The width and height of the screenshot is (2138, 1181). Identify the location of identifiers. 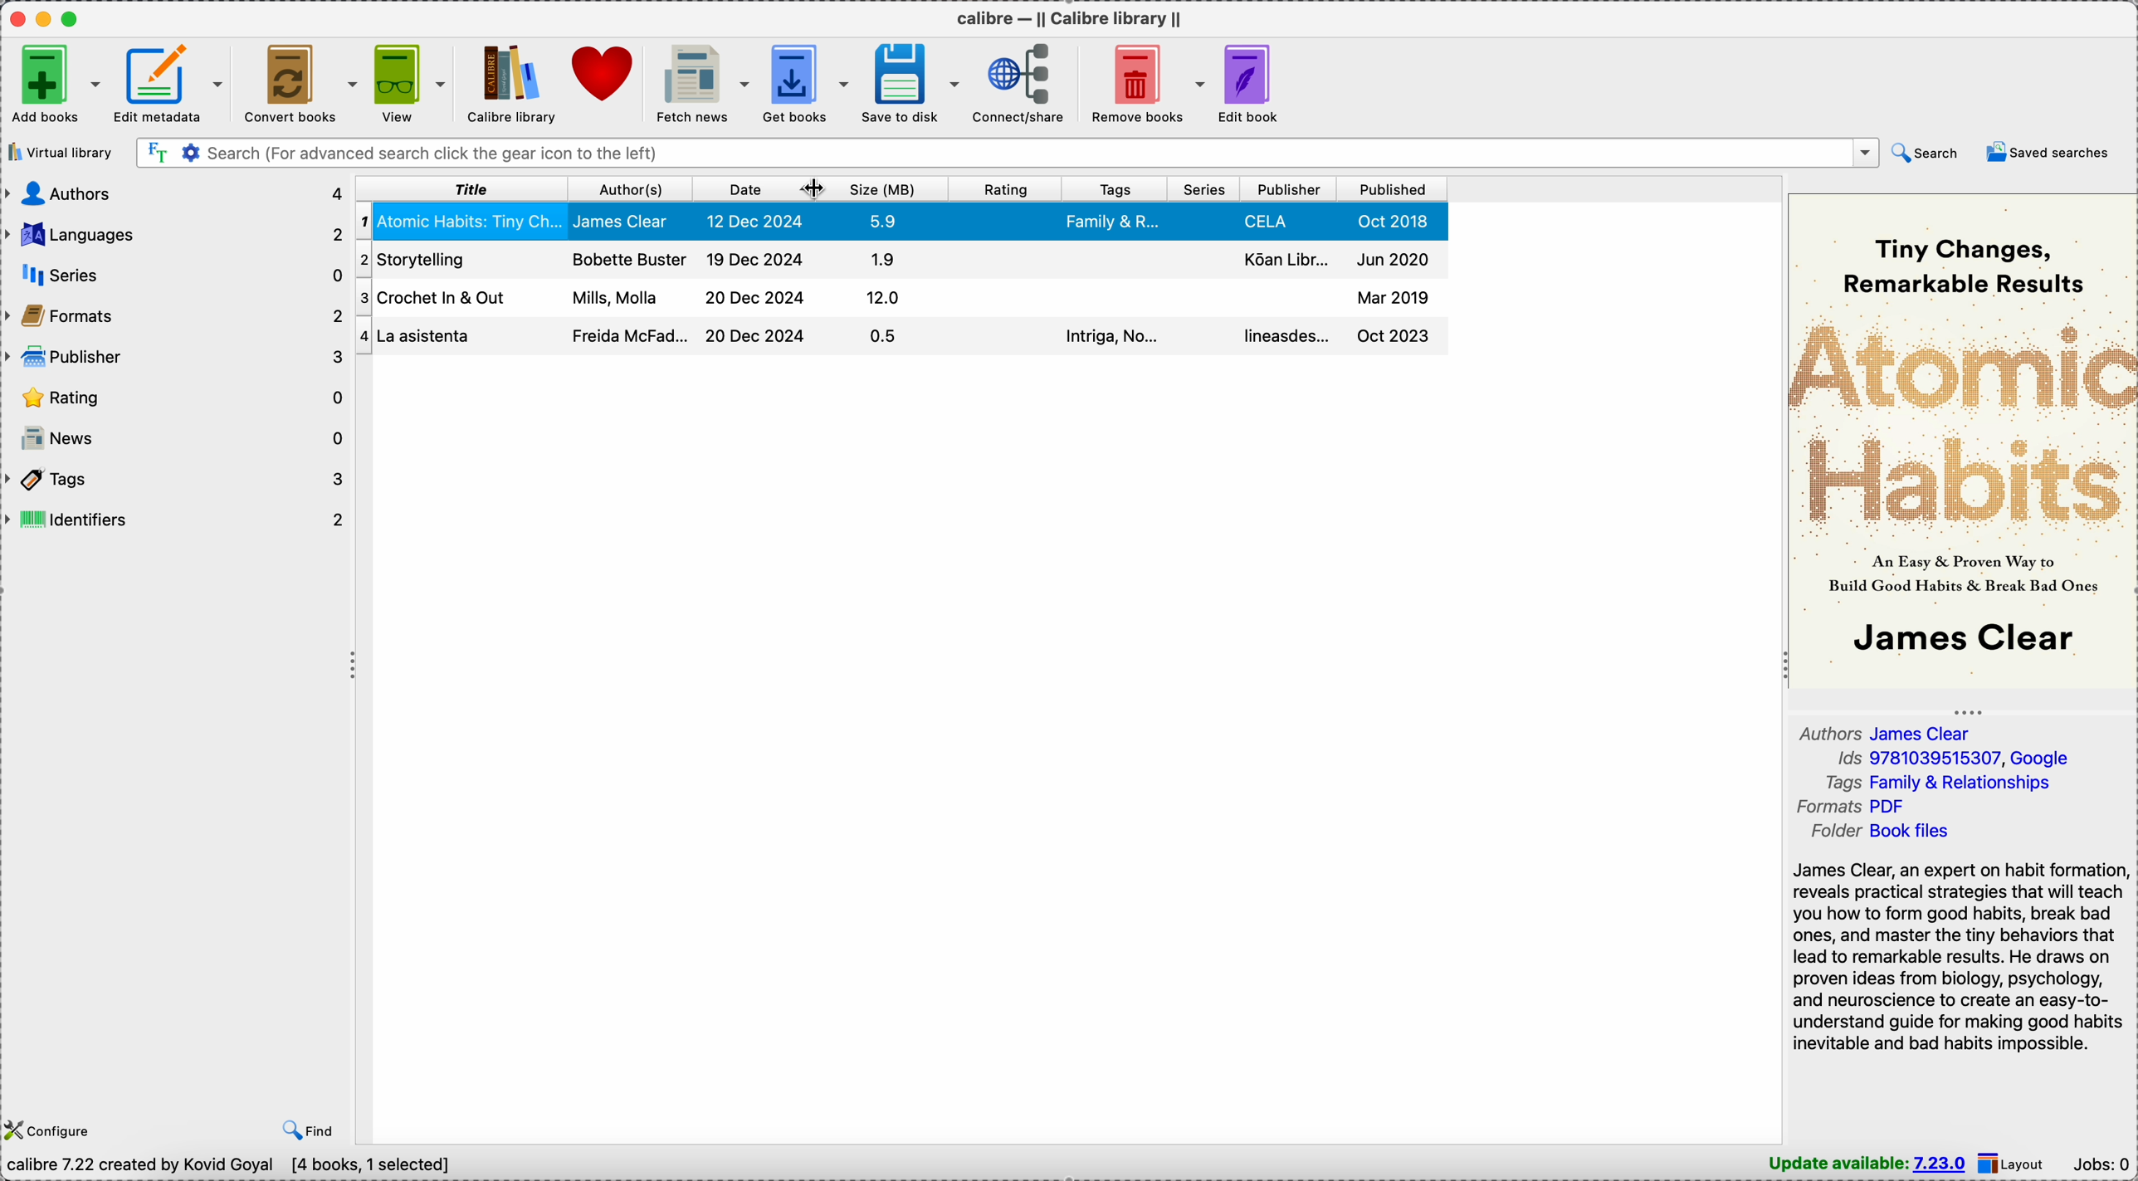
(178, 523).